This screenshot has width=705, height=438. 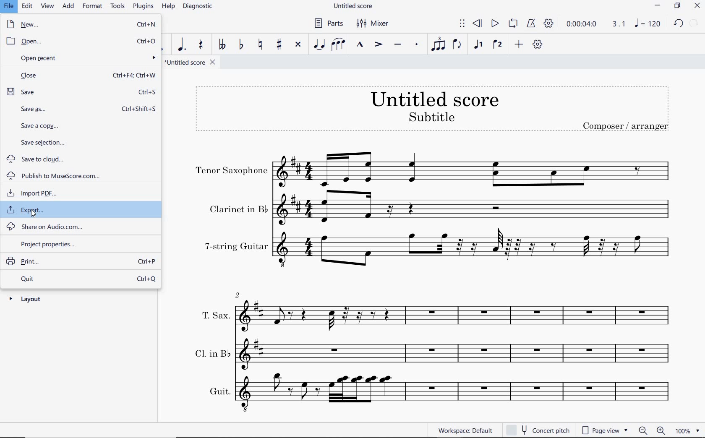 I want to click on FILE NAME, so click(x=190, y=63).